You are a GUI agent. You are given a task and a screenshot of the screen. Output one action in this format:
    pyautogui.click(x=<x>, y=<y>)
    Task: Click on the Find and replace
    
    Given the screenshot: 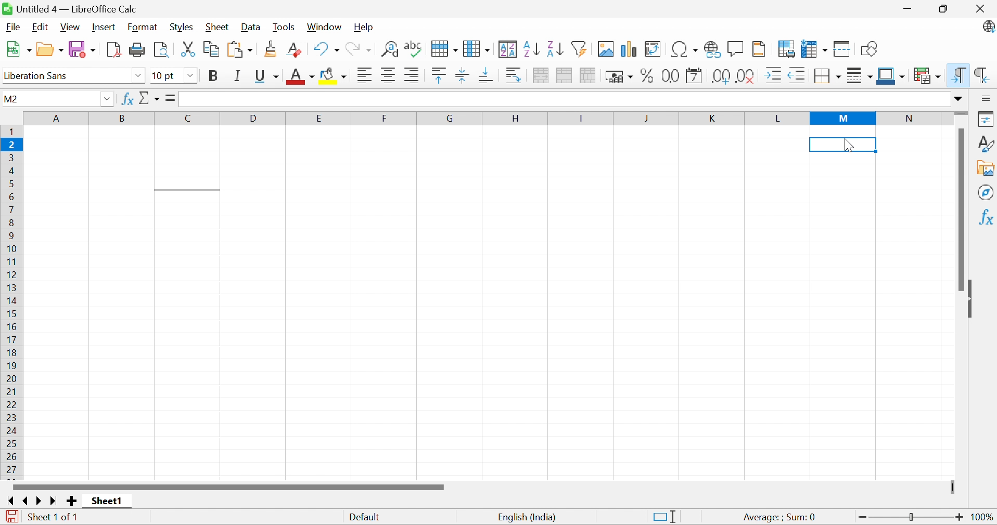 What is the action you would take?
    pyautogui.click(x=391, y=50)
    